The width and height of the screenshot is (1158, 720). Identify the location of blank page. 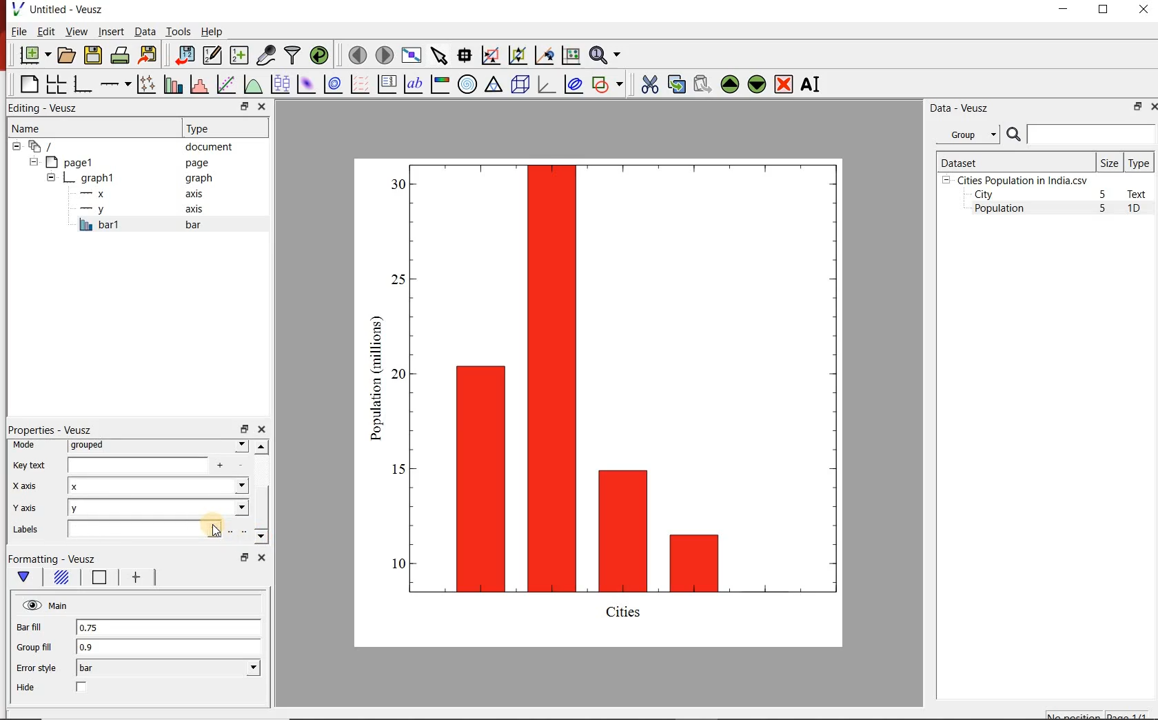
(28, 85).